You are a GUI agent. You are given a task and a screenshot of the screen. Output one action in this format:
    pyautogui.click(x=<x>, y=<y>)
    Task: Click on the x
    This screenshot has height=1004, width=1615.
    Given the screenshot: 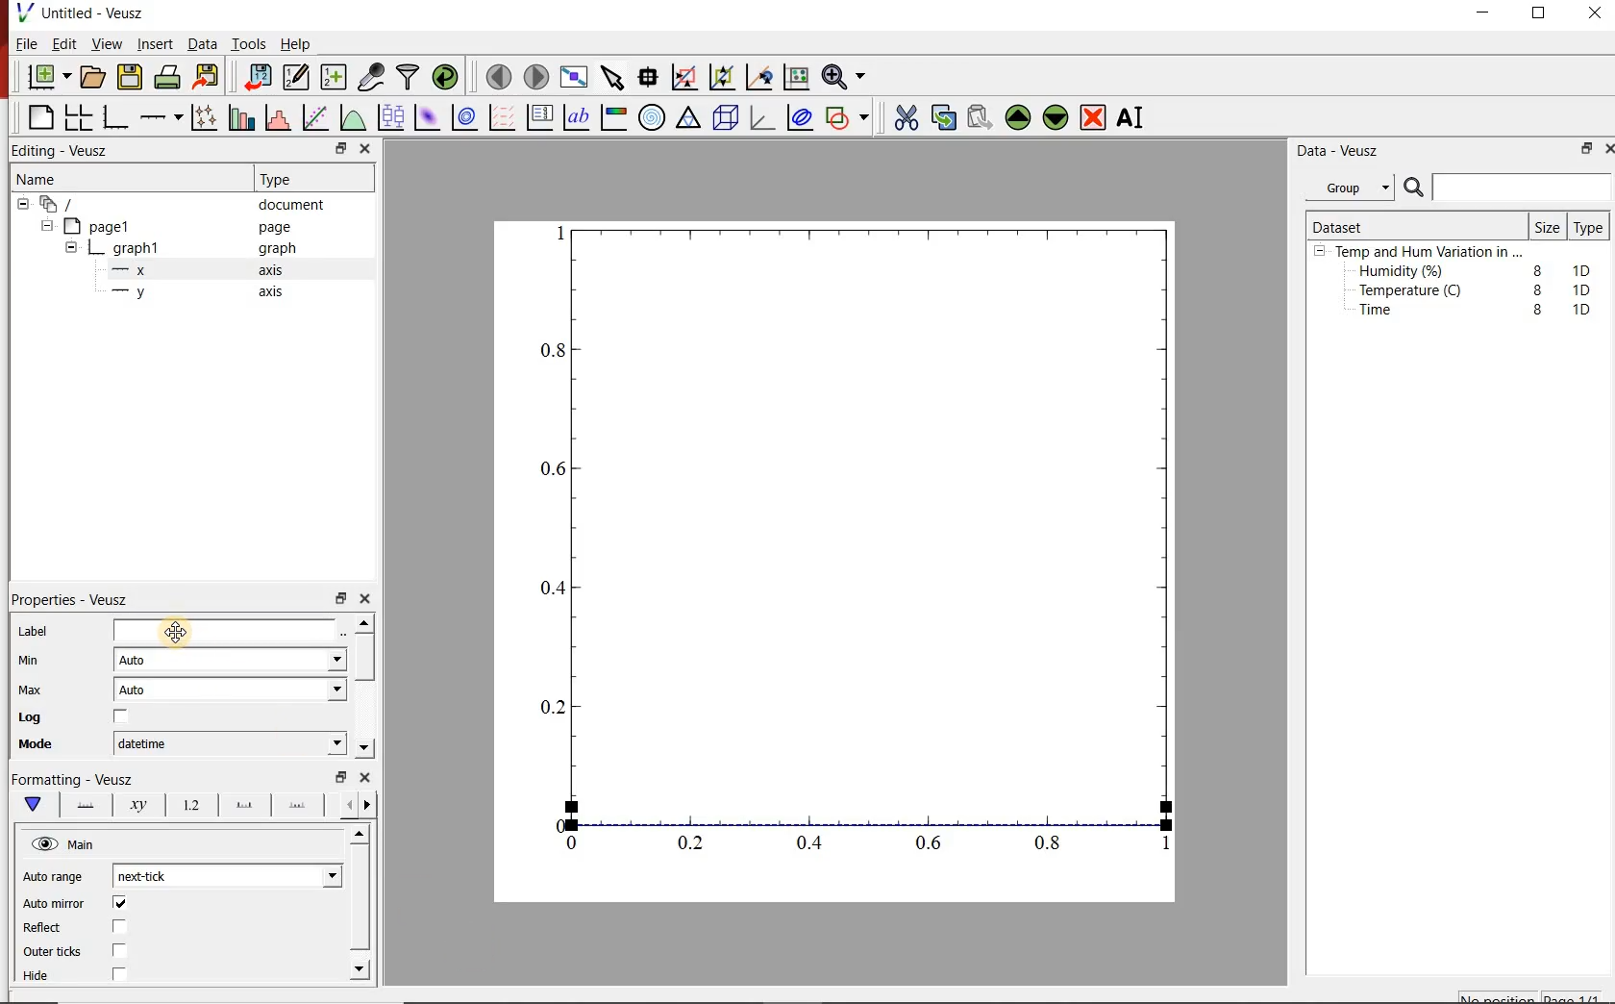 What is the action you would take?
    pyautogui.click(x=138, y=270)
    